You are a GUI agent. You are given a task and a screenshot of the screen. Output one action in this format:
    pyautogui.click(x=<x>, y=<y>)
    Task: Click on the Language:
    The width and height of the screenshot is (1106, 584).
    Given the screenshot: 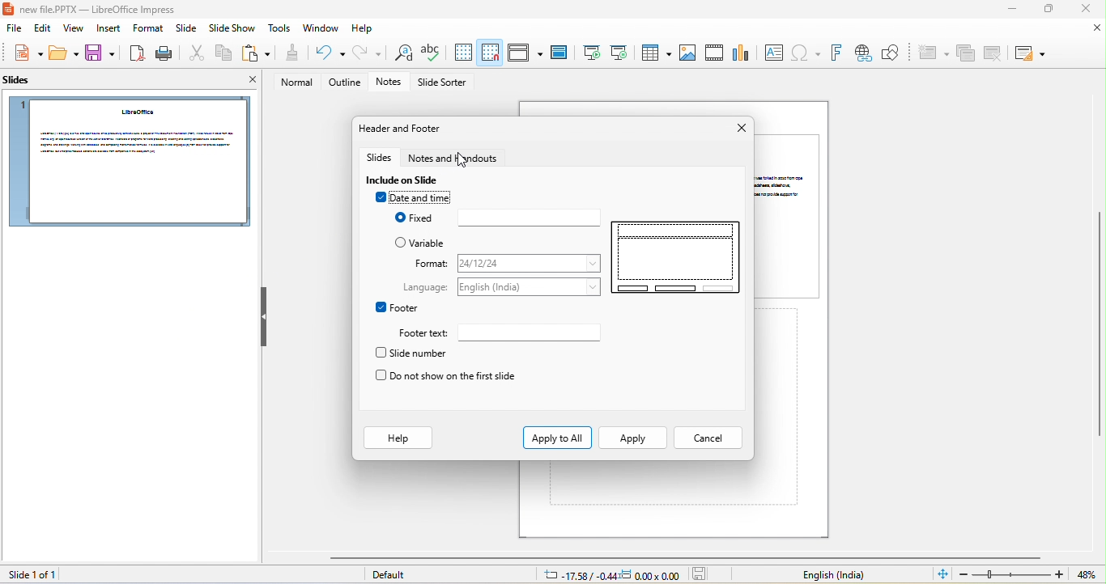 What is the action you would take?
    pyautogui.click(x=423, y=287)
    